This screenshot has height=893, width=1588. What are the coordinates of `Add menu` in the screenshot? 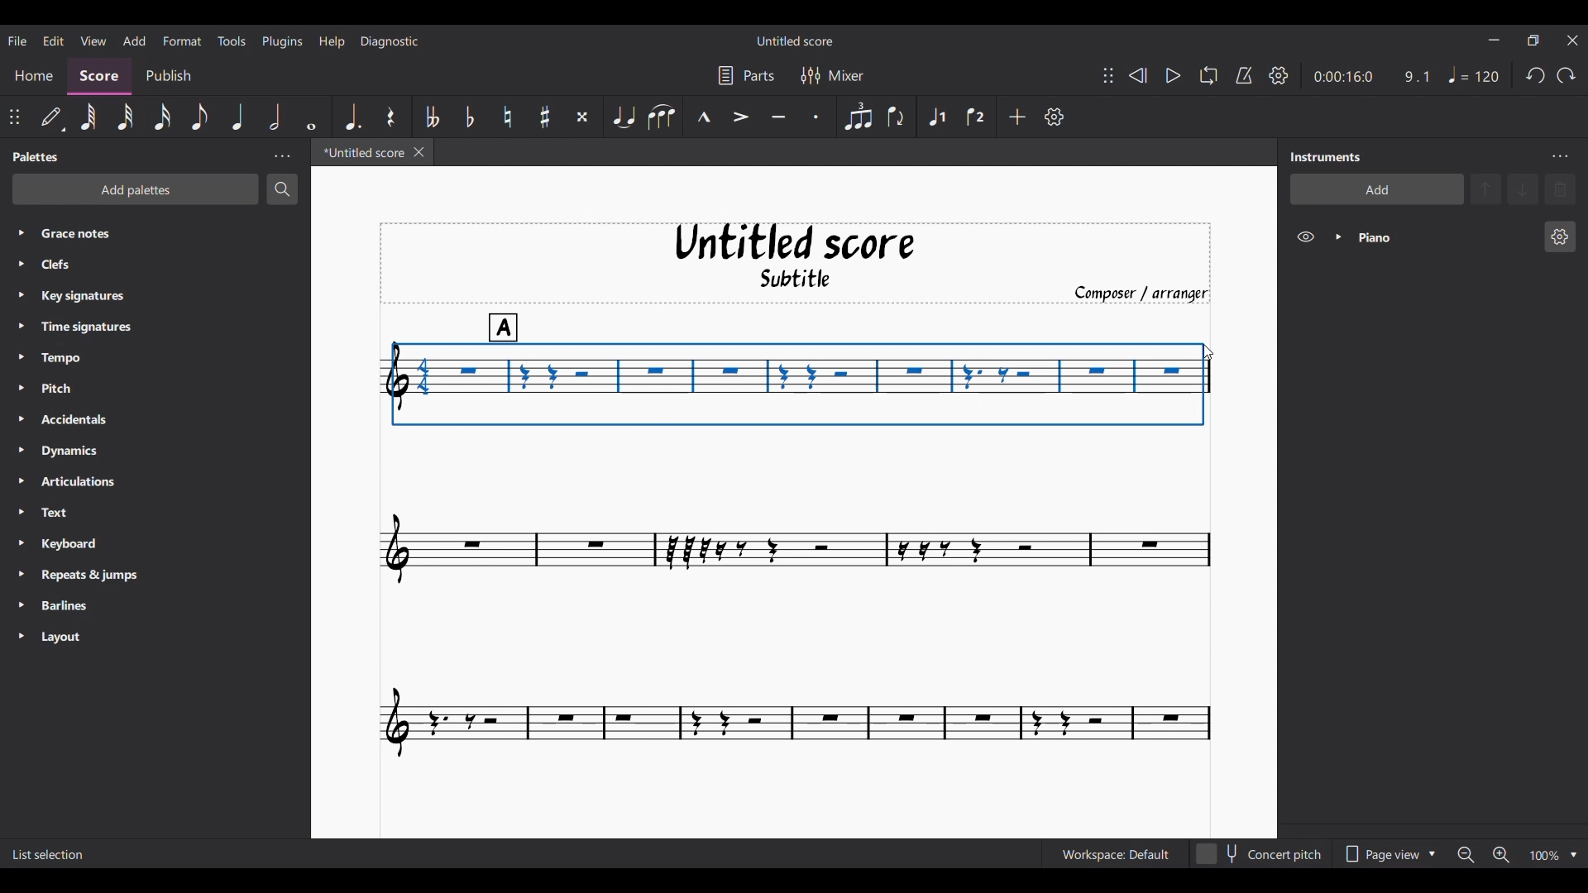 It's located at (134, 41).